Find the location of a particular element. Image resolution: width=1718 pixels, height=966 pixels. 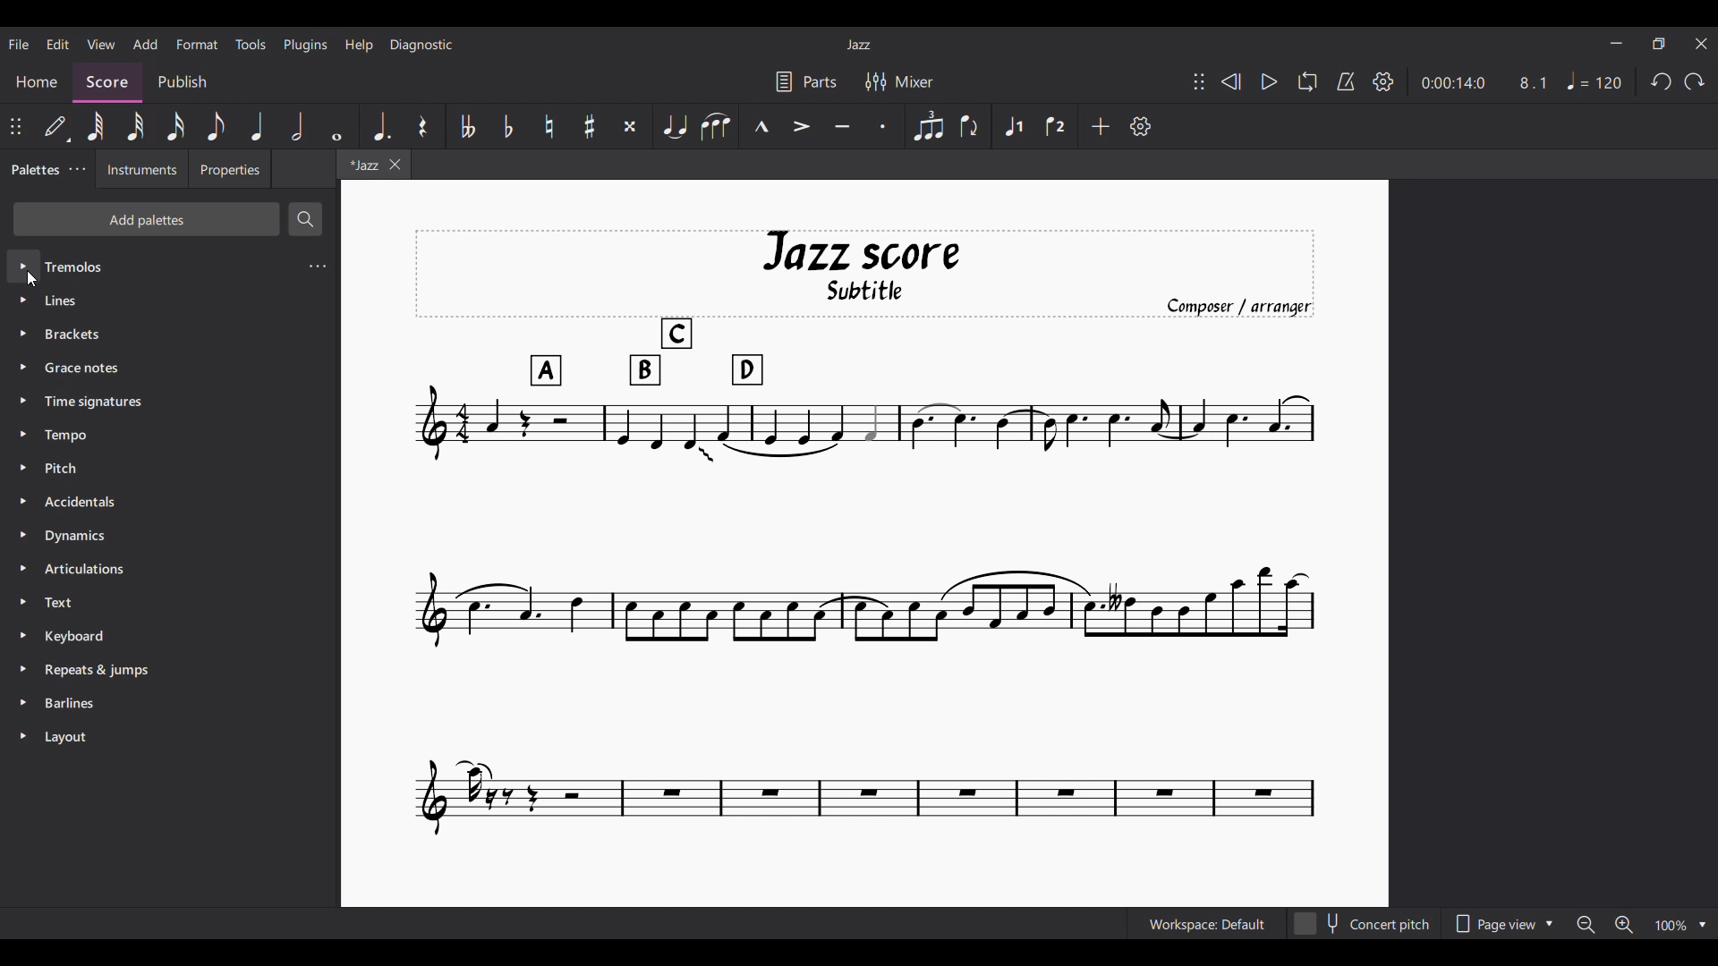

Tremolos is located at coordinates (153, 265).